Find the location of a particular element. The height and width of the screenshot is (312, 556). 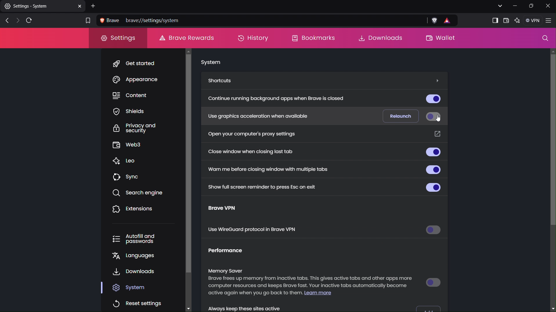

Extensions is located at coordinates (133, 209).